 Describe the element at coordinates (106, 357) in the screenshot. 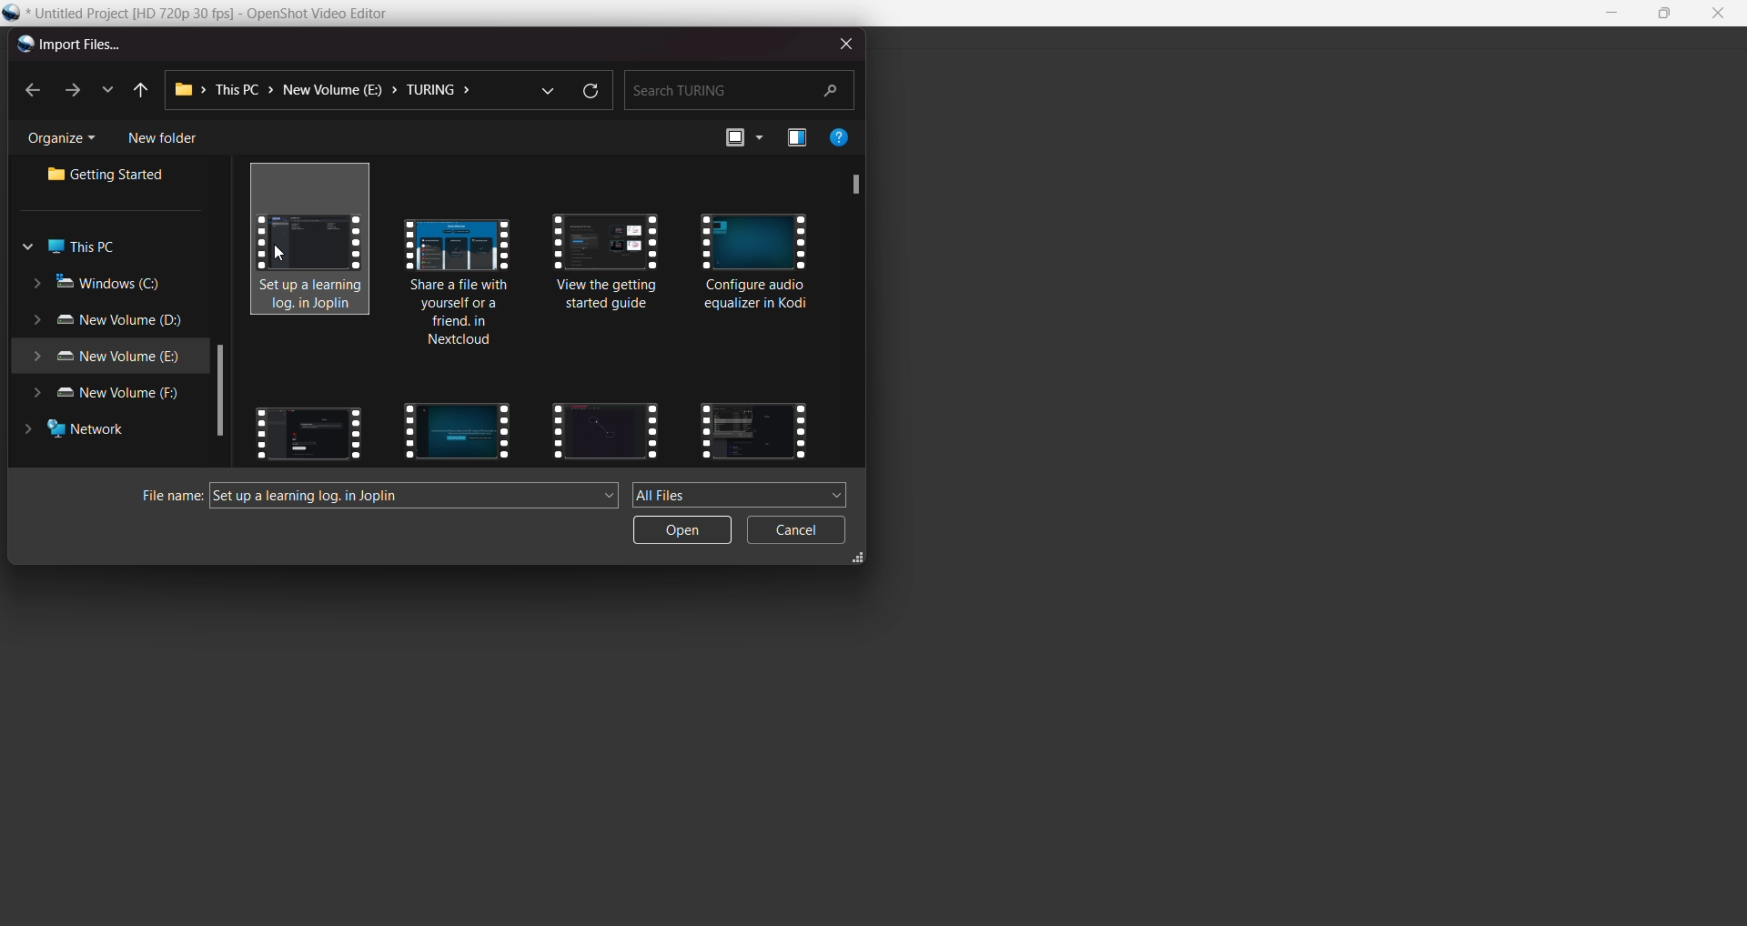

I see `new volume e` at that location.